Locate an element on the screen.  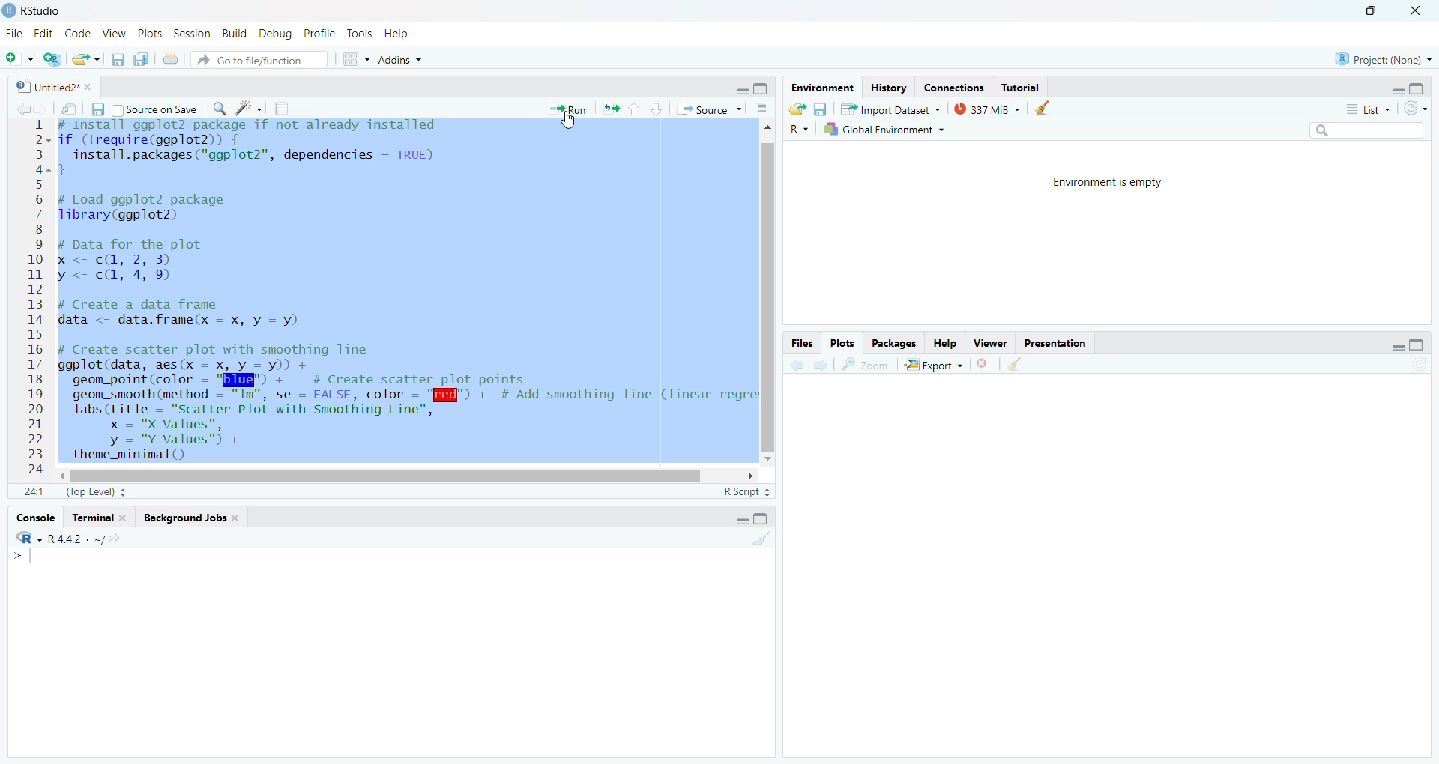
Help is located at coordinates (398, 35).